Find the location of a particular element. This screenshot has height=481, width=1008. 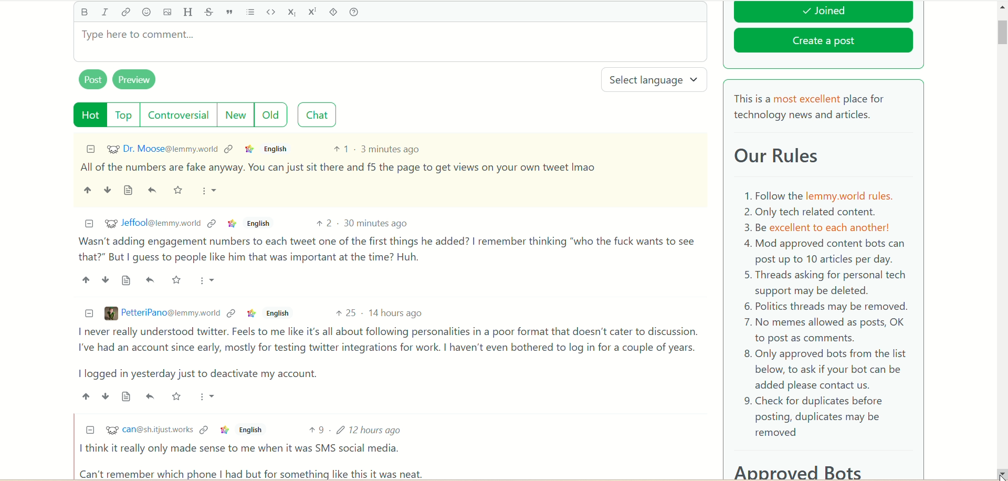

Source is located at coordinates (128, 396).